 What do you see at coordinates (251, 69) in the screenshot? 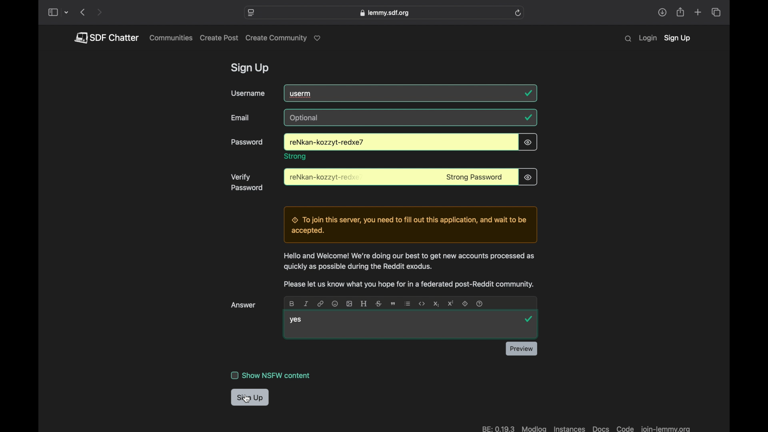
I see `sign up` at bounding box center [251, 69].